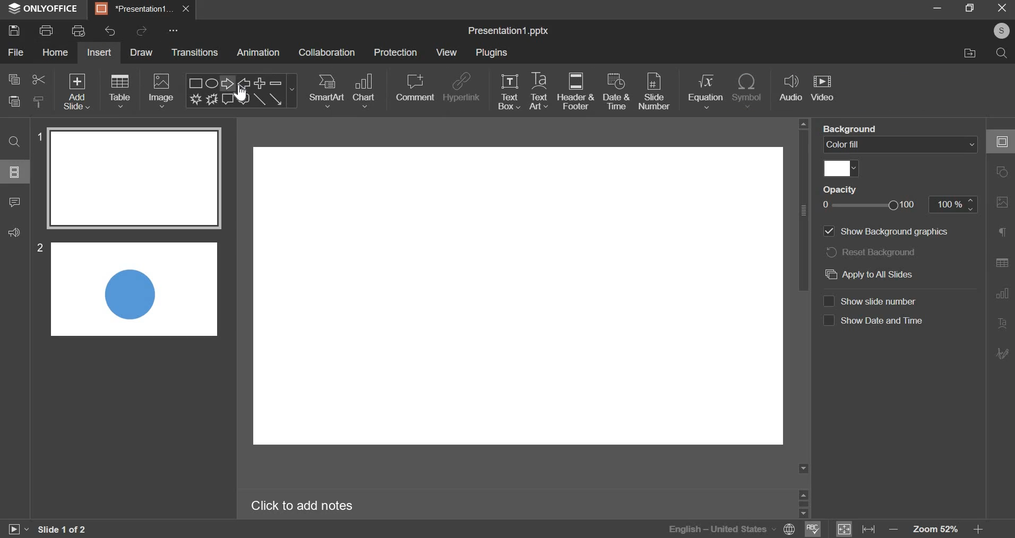  Describe the element at coordinates (39, 79) in the screenshot. I see `cut` at that location.